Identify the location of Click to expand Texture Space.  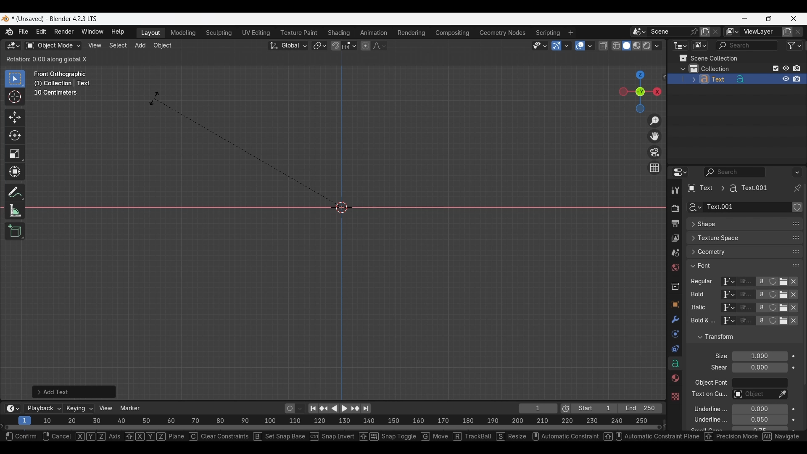
(736, 238).